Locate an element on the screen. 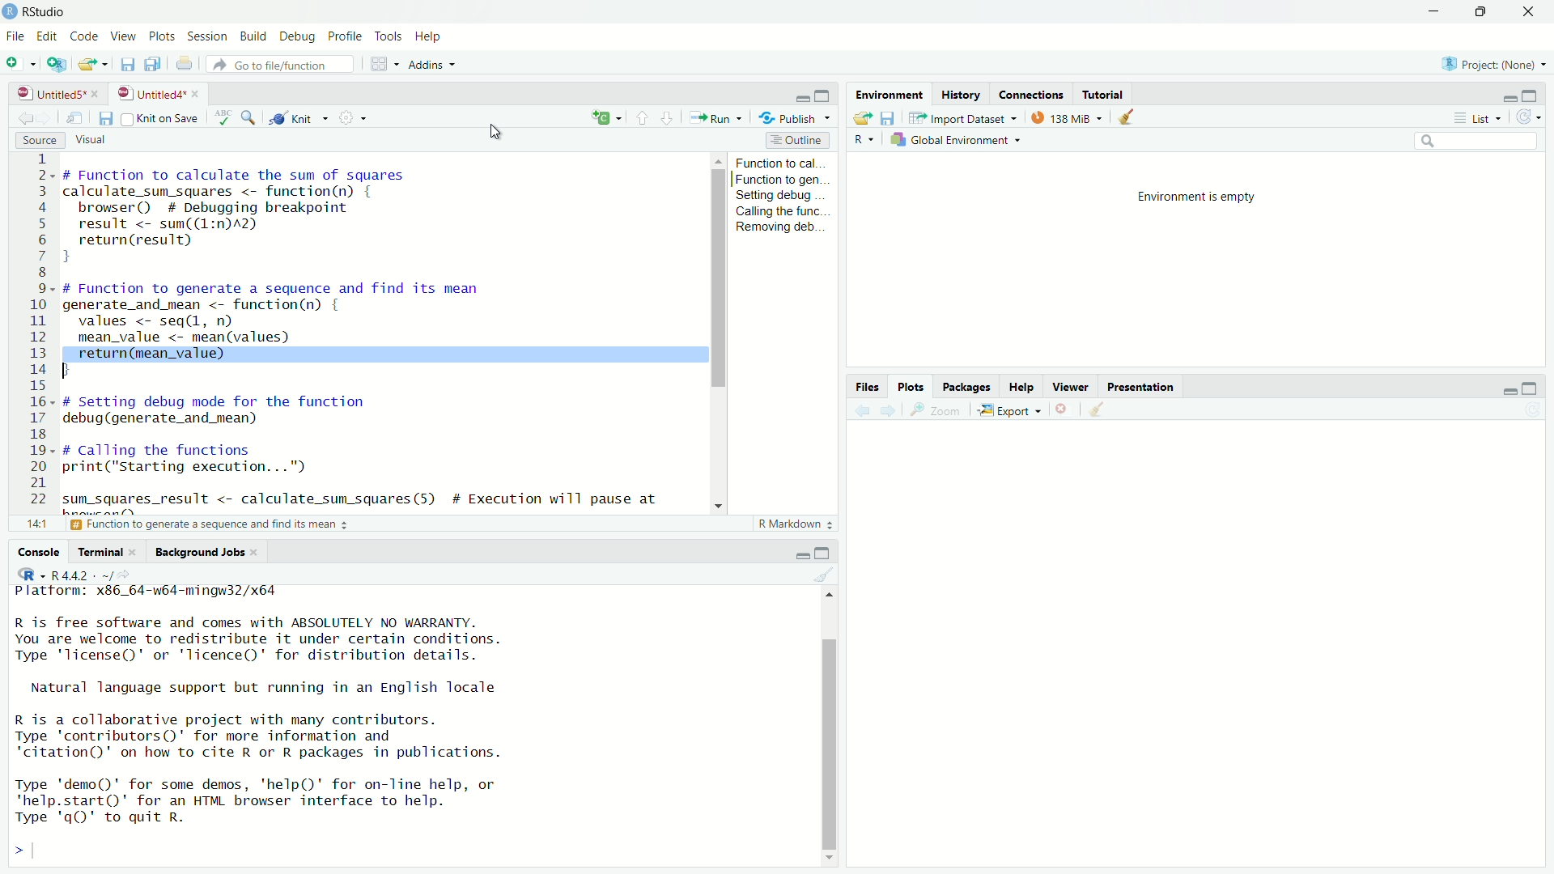 Image resolution: width=1554 pixels, height=874 pixels. logo is located at coordinates (11, 12).